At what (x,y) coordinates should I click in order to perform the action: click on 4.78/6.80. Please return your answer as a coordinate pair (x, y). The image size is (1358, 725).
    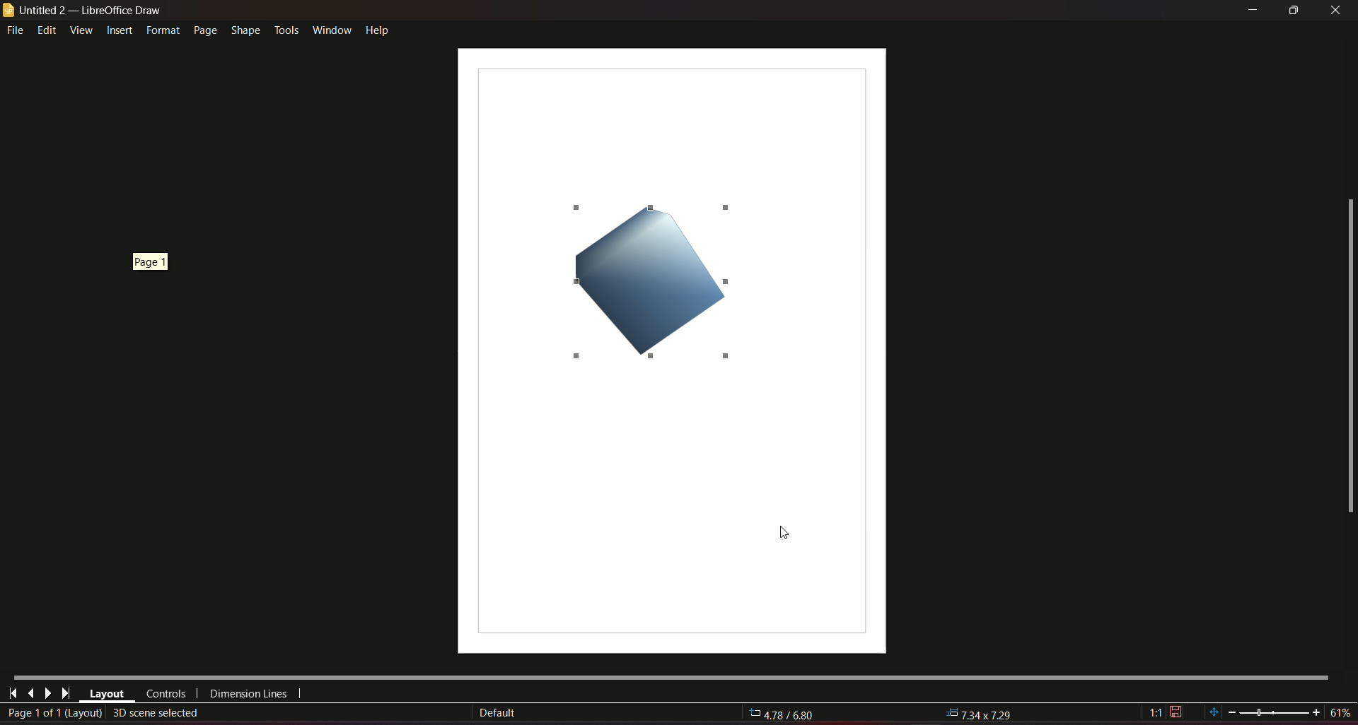
    Looking at the image, I should click on (790, 715).